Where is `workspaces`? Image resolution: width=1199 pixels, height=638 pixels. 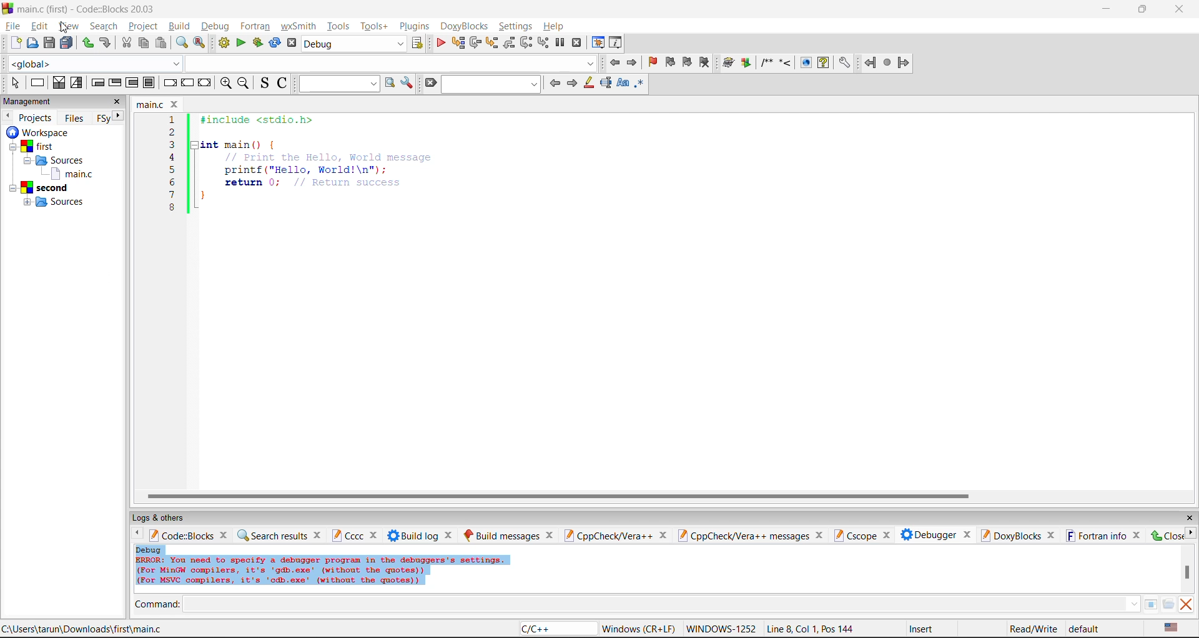
workspaces is located at coordinates (40, 133).